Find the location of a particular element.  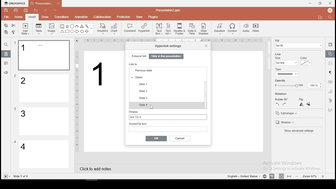

Bordered Box is located at coordinates (62, 26).